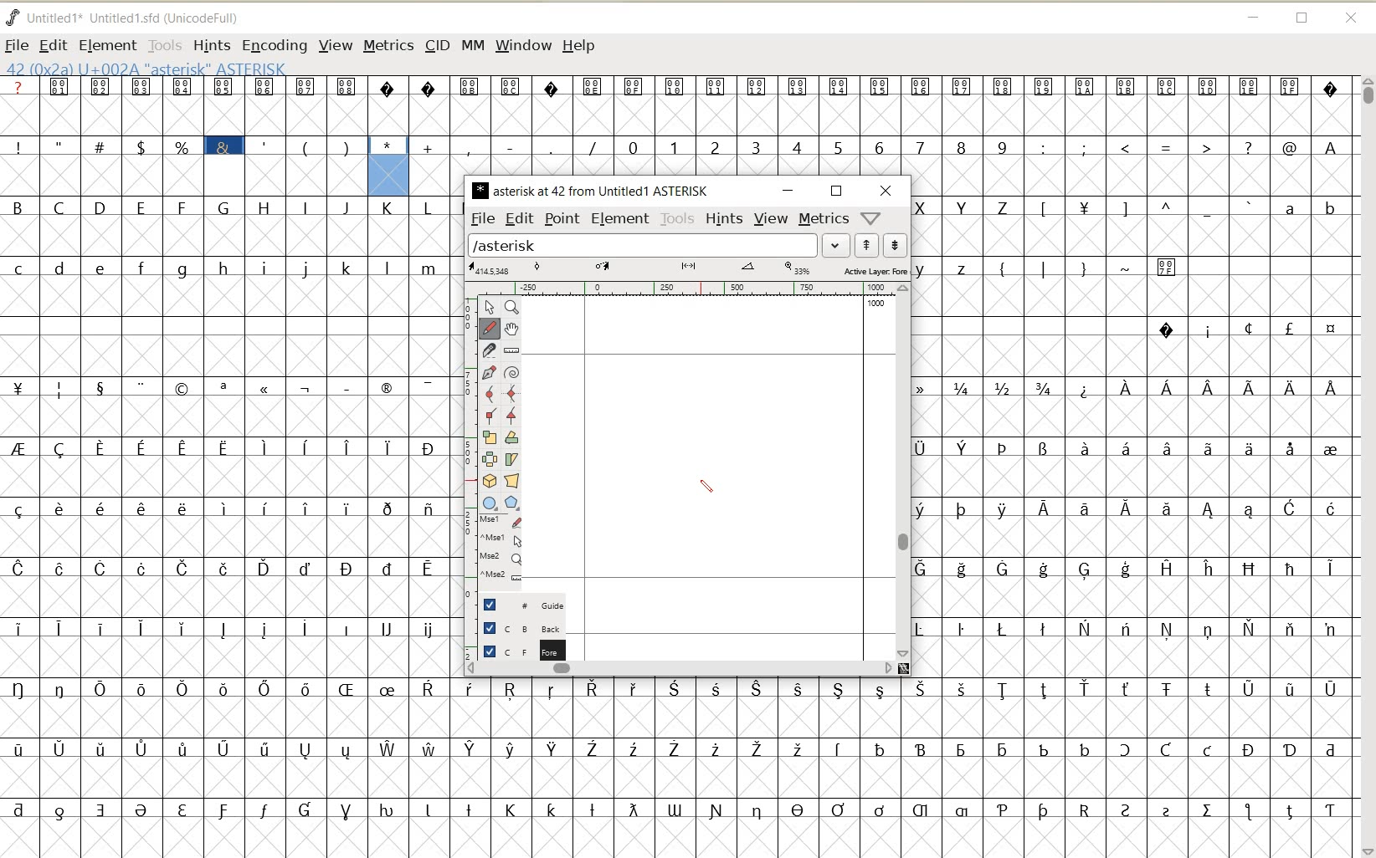 The image size is (1376, 858). What do you see at coordinates (689, 669) in the screenshot?
I see `SCROLLBAR` at bounding box center [689, 669].